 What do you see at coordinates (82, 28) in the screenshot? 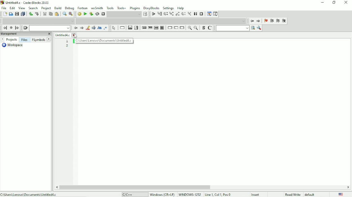
I see `Next` at bounding box center [82, 28].